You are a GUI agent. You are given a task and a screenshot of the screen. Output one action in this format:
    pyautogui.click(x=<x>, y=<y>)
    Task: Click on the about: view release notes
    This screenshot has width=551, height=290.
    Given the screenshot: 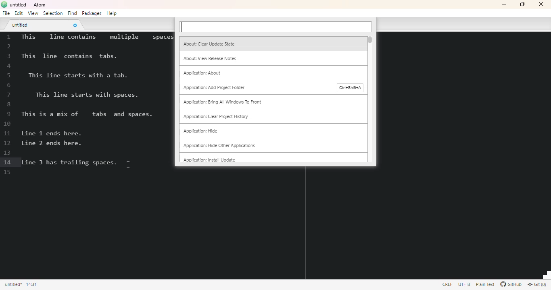 What is the action you would take?
    pyautogui.click(x=211, y=58)
    